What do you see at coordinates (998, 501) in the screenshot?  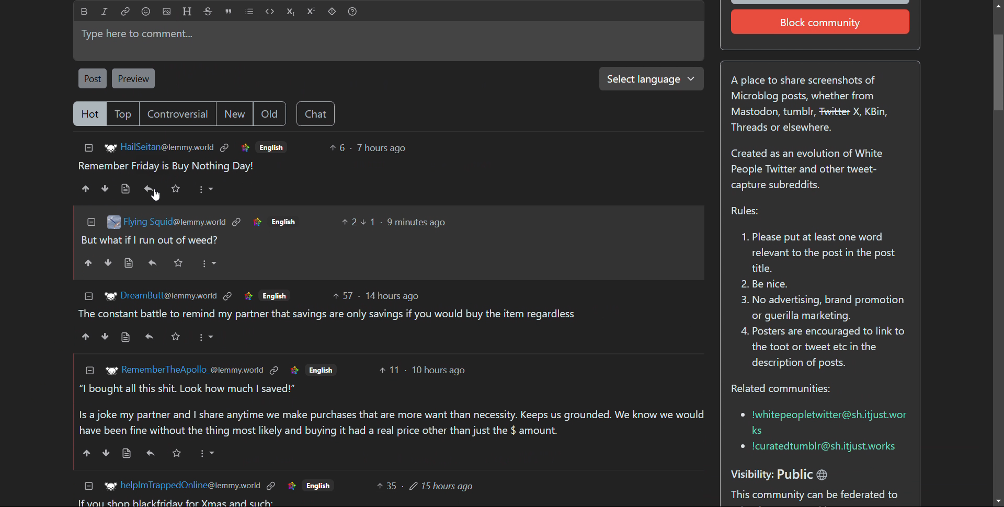 I see `scroll down` at bounding box center [998, 501].